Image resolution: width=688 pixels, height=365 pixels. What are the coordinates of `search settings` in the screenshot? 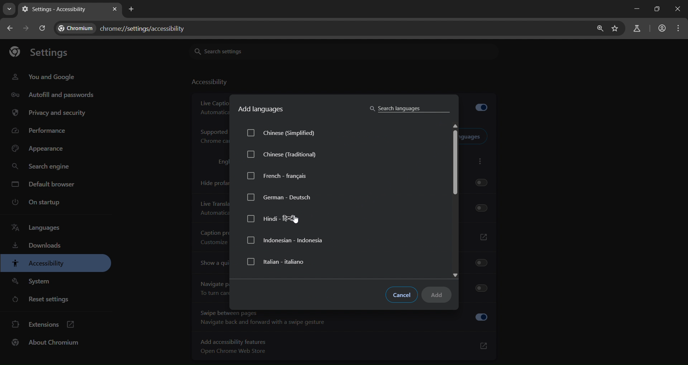 It's located at (243, 50).